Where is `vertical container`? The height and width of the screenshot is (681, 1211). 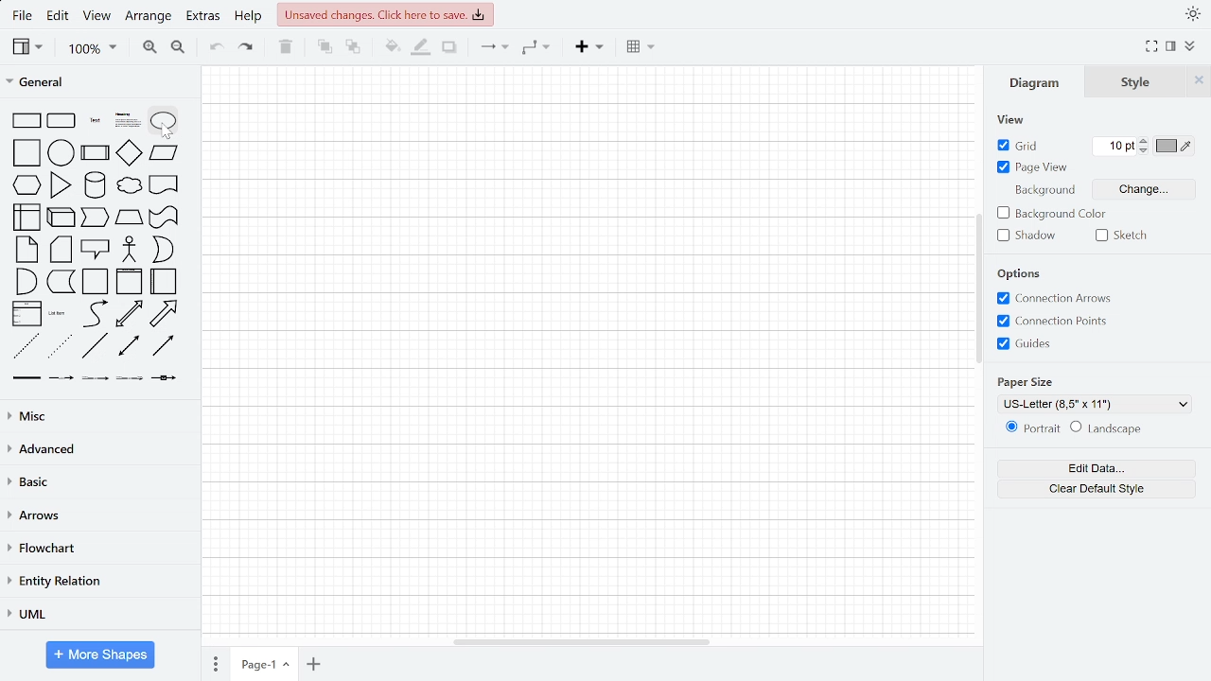 vertical container is located at coordinates (129, 282).